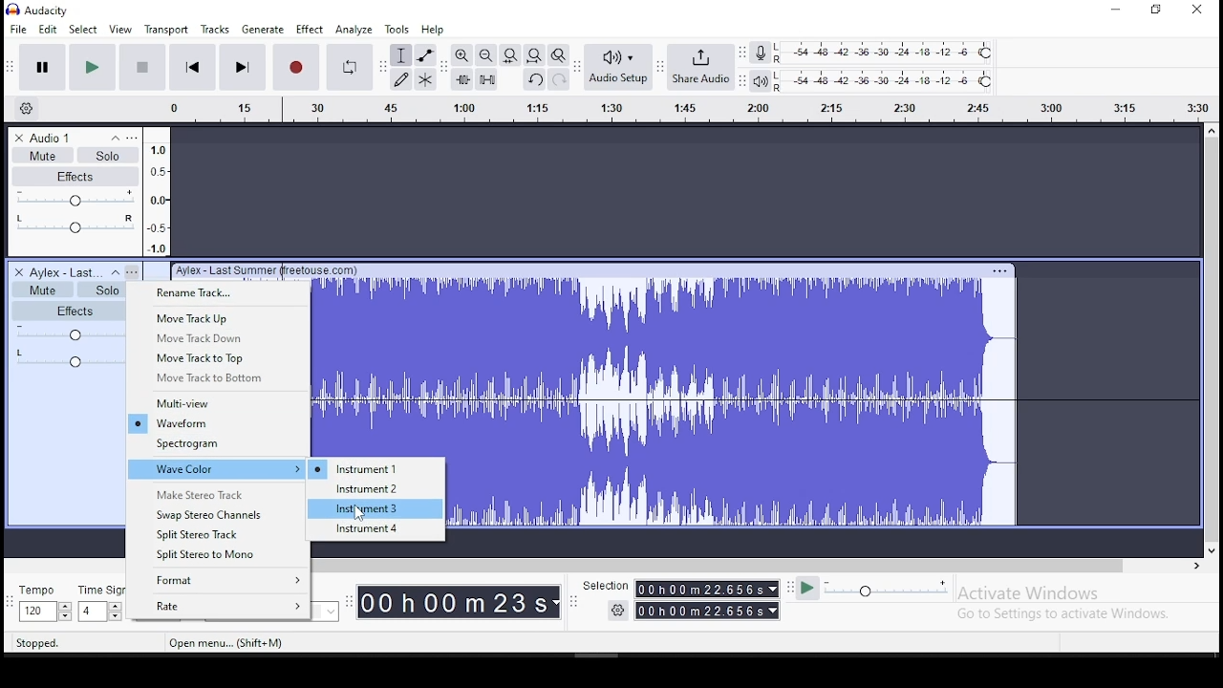 This screenshot has width=1223, height=688. I want to click on format, so click(218, 582).